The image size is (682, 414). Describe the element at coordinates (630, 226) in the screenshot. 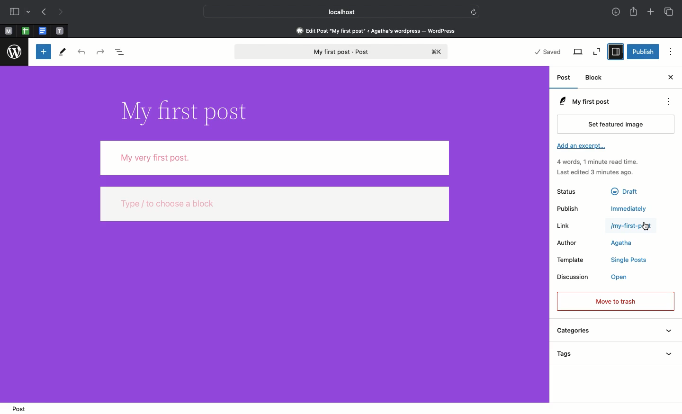

I see `/my-first-post` at that location.